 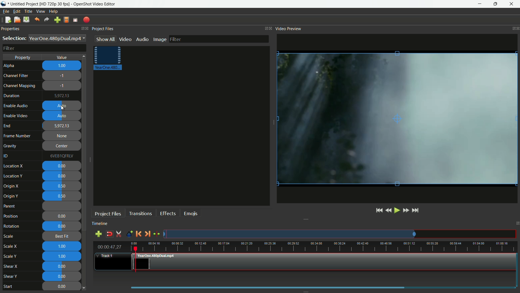 What do you see at coordinates (61, 227) in the screenshot?
I see `0.00` at bounding box center [61, 227].